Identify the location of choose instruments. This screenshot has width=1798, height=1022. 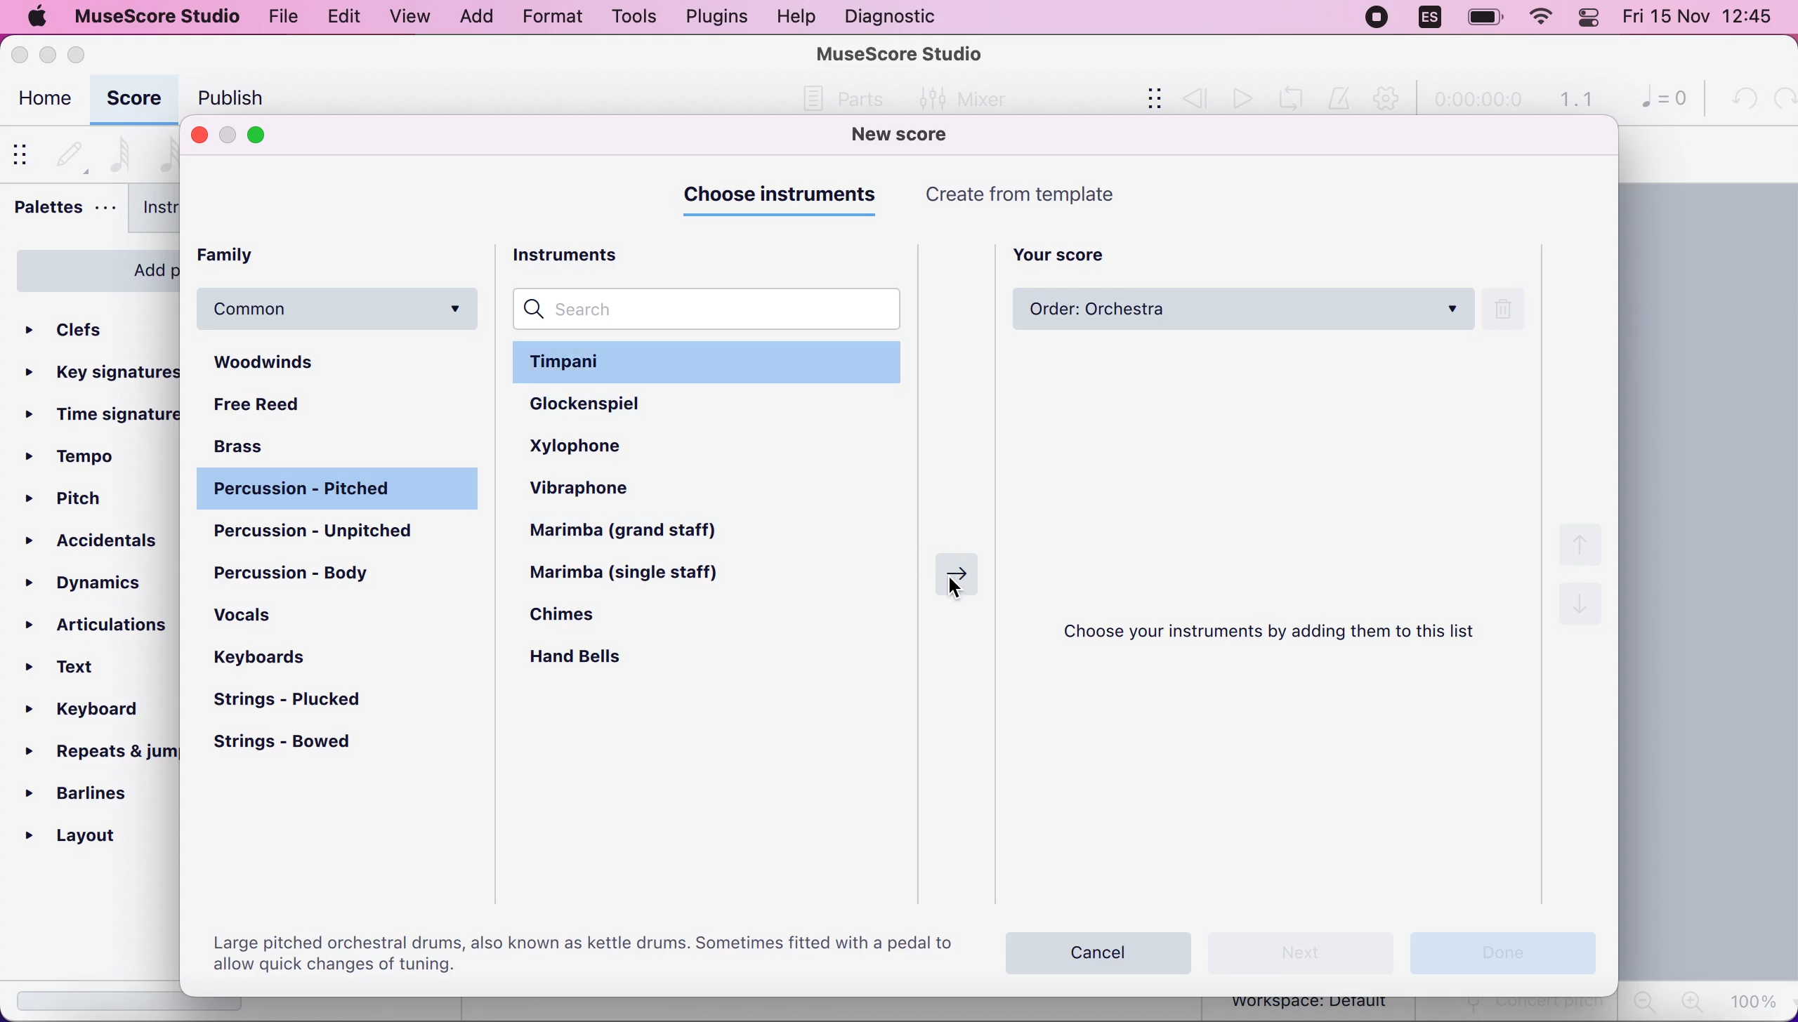
(785, 196).